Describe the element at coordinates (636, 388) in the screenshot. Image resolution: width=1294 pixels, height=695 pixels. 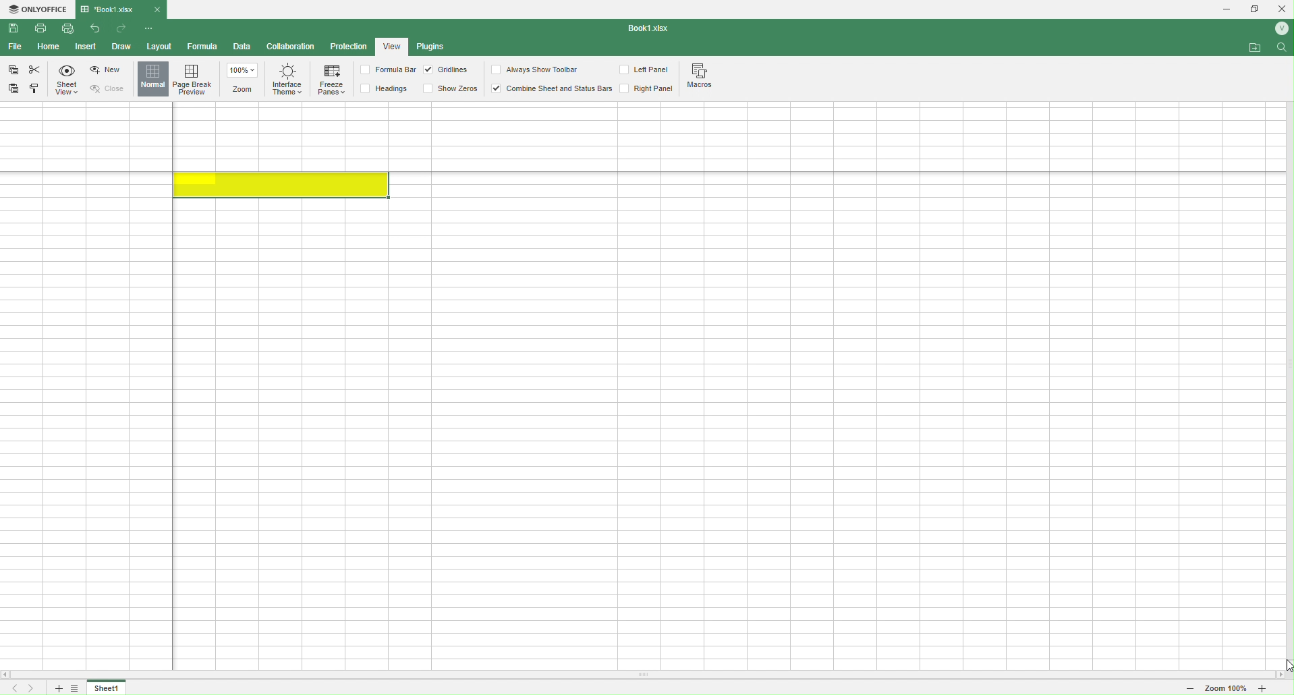
I see `Cells` at that location.